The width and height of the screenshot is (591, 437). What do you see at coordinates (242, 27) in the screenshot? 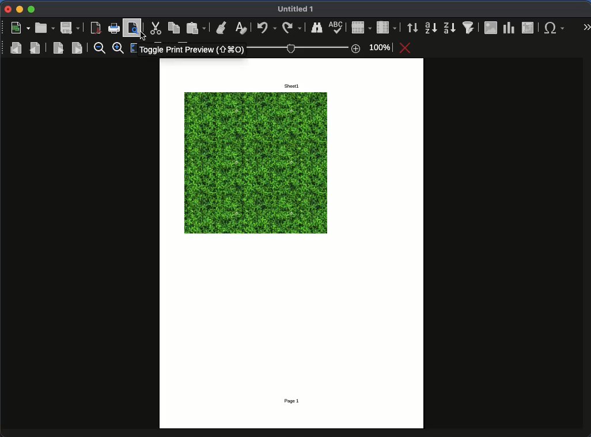
I see `clear formatting` at bounding box center [242, 27].